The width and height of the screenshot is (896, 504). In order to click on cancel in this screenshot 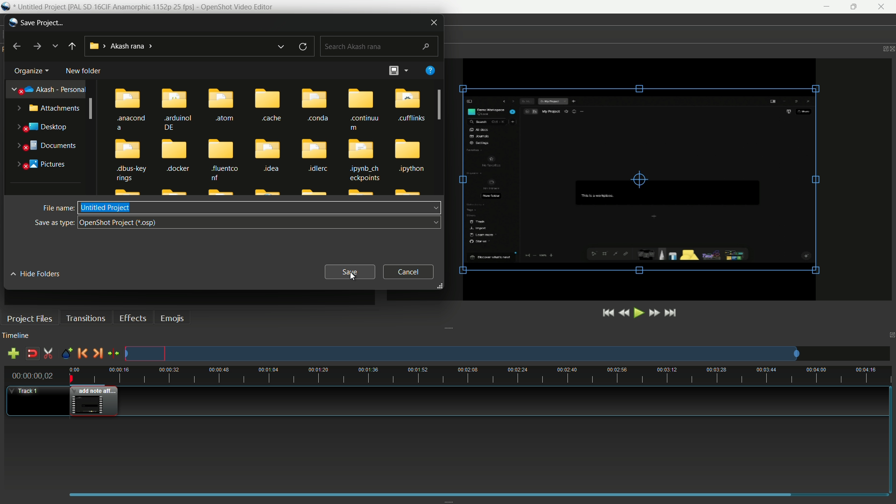, I will do `click(408, 272)`.